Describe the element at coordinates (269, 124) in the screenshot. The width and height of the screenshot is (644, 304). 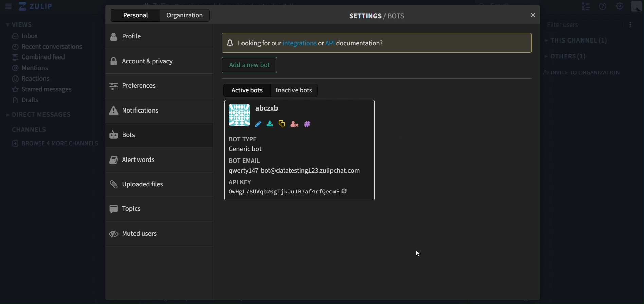
I see `download zuliprc` at that location.